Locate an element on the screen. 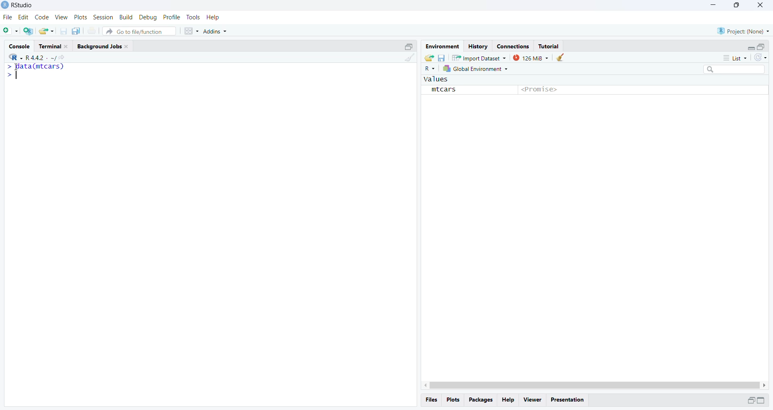 The height and width of the screenshot is (410, 773). Tools is located at coordinates (192, 17).